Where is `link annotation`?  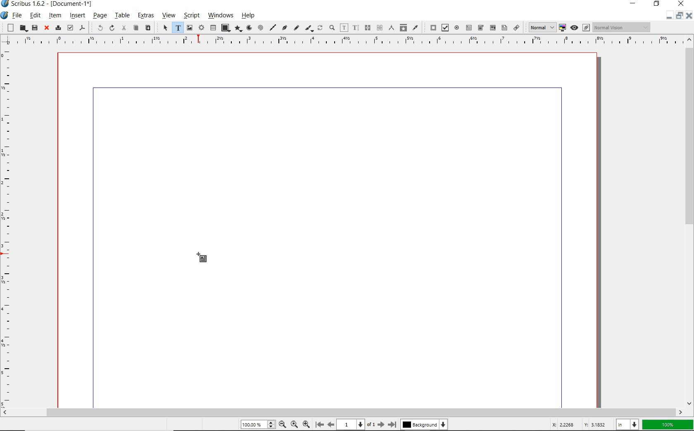
link annotation is located at coordinates (517, 27).